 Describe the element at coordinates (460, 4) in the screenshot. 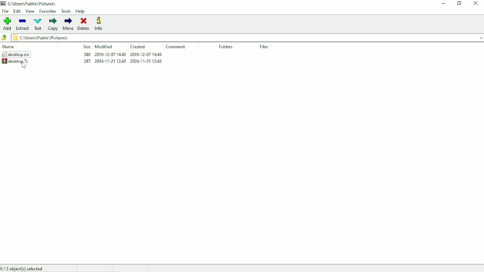

I see `Restore down` at that location.